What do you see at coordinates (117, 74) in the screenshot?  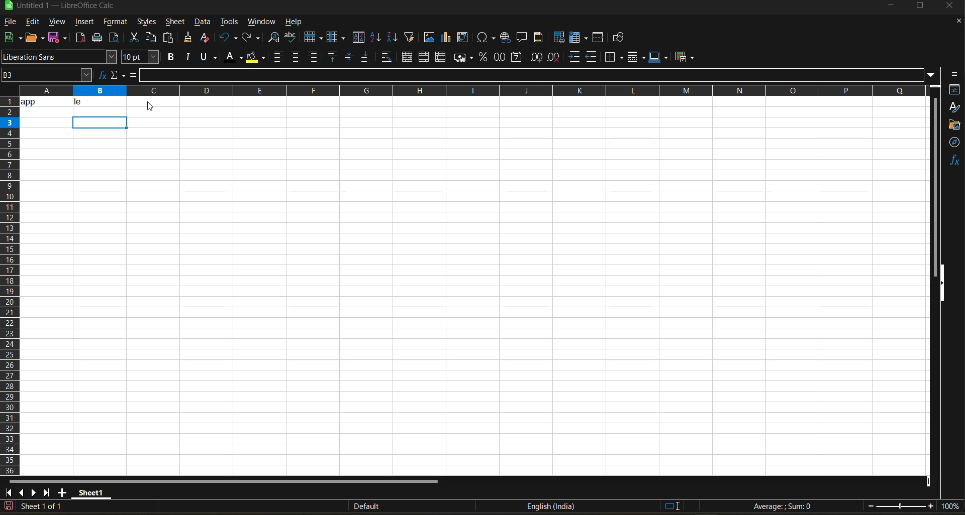 I see `select function` at bounding box center [117, 74].